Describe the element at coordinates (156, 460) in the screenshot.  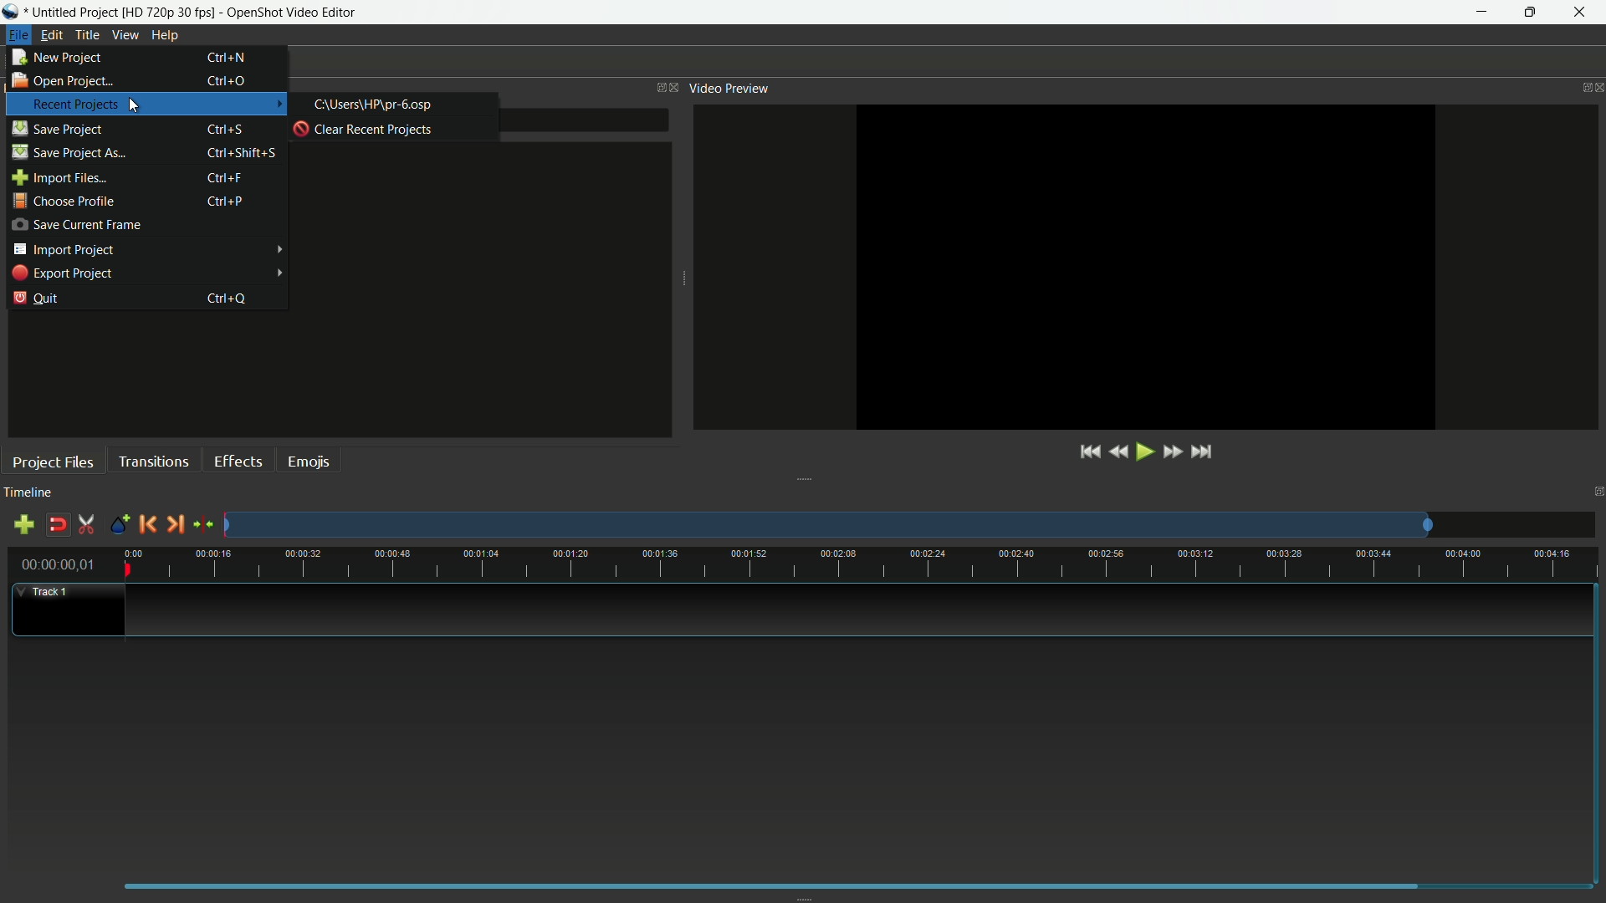
I see `transitions` at that location.